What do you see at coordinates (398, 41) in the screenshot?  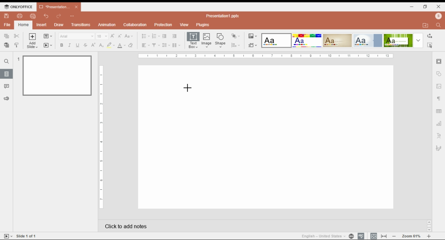 I see `color theme` at bounding box center [398, 41].